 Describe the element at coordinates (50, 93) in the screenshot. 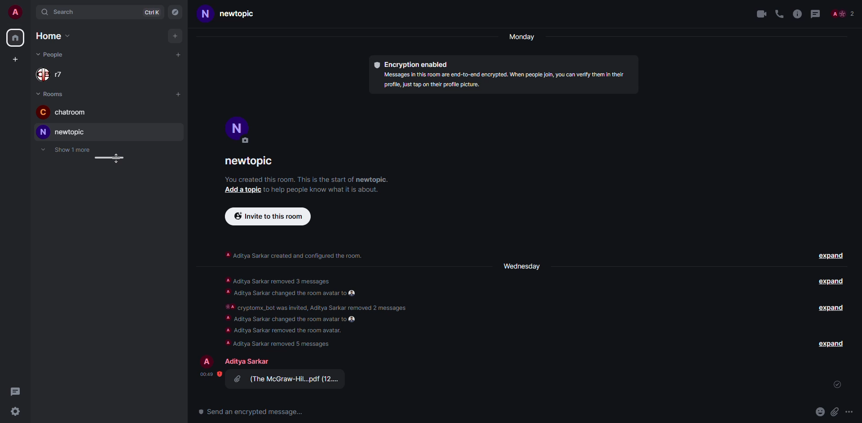

I see `rooms` at that location.